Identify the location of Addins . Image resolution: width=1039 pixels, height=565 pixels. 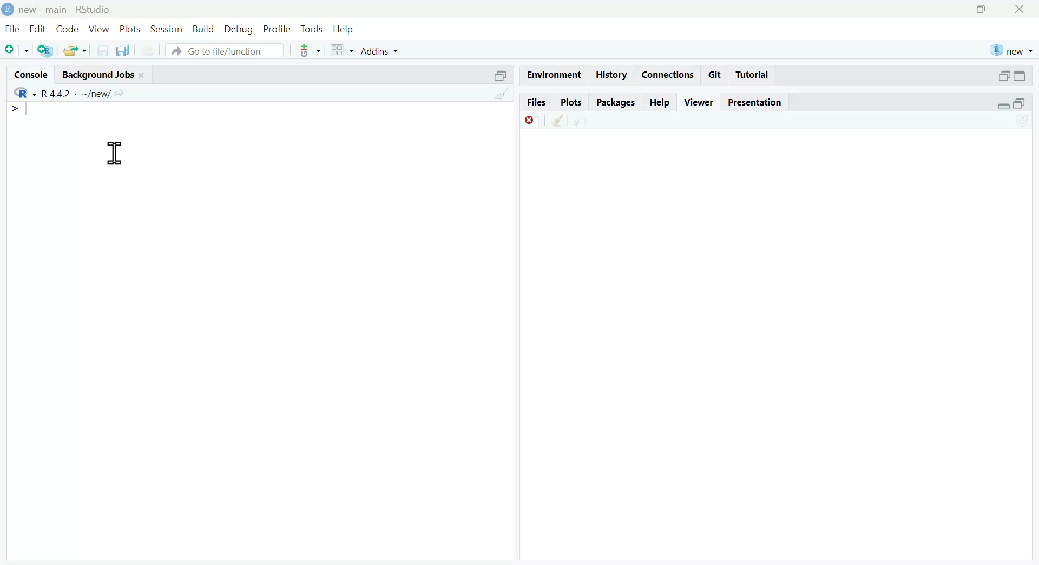
(396, 51).